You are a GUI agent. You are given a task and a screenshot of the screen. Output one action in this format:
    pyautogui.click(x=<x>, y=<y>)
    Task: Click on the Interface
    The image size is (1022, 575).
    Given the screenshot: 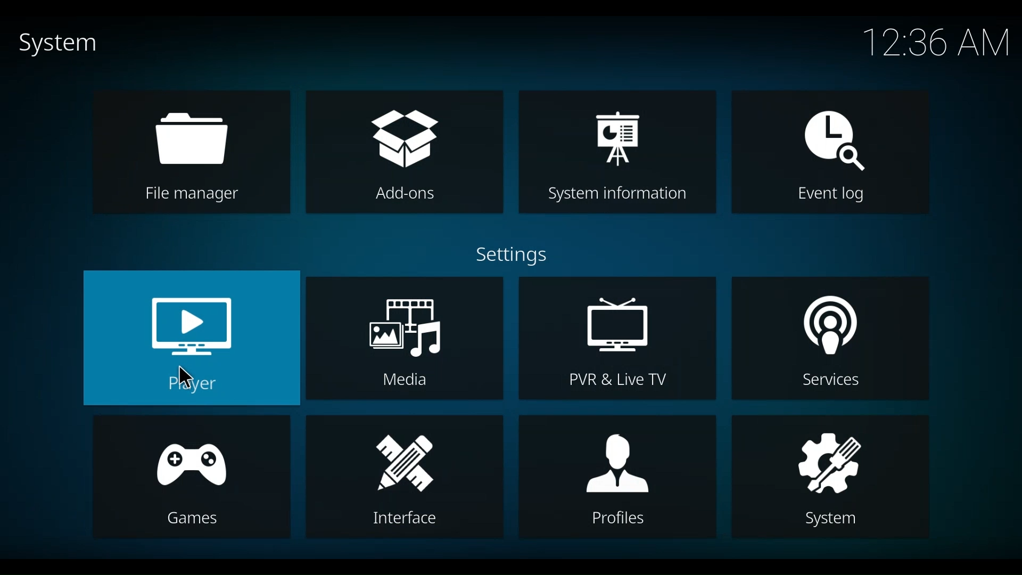 What is the action you would take?
    pyautogui.click(x=403, y=477)
    